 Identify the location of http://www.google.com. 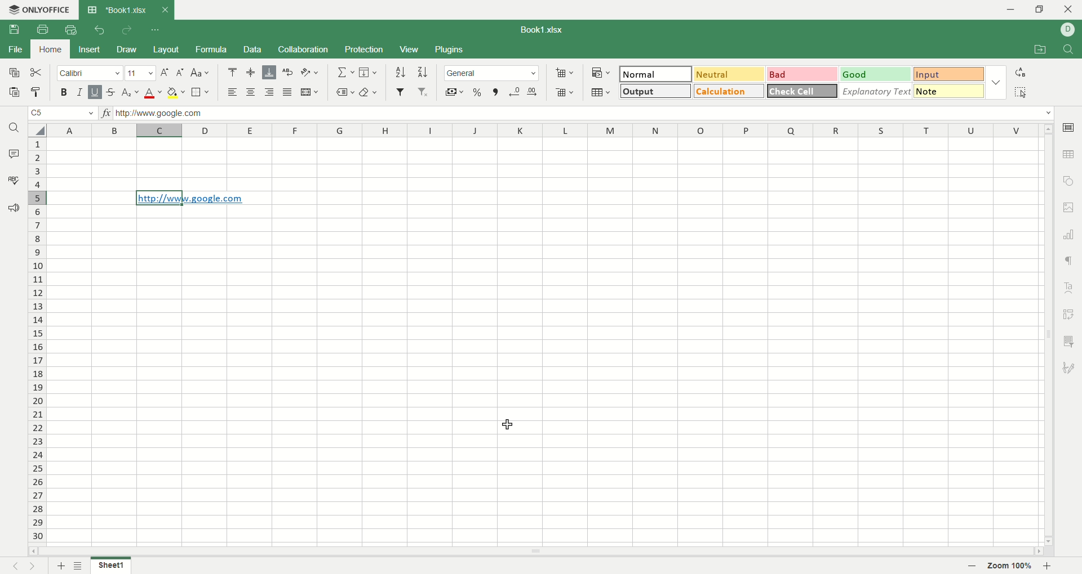
(192, 198).